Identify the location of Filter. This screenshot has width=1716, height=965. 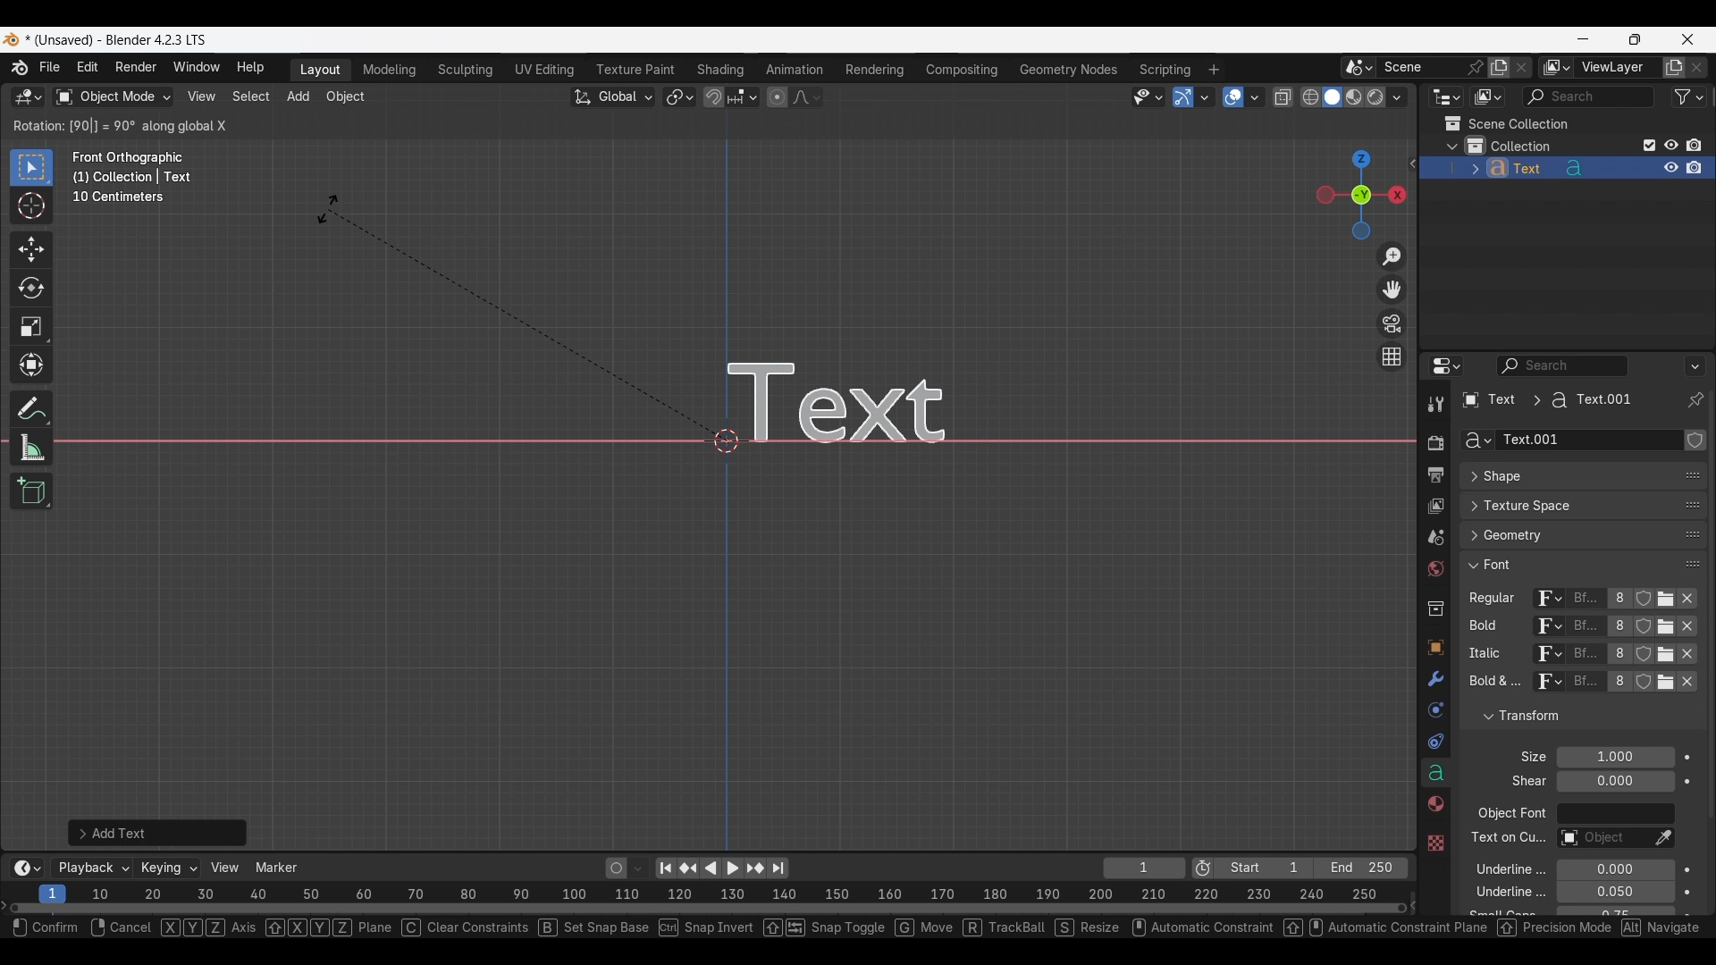
(1689, 96).